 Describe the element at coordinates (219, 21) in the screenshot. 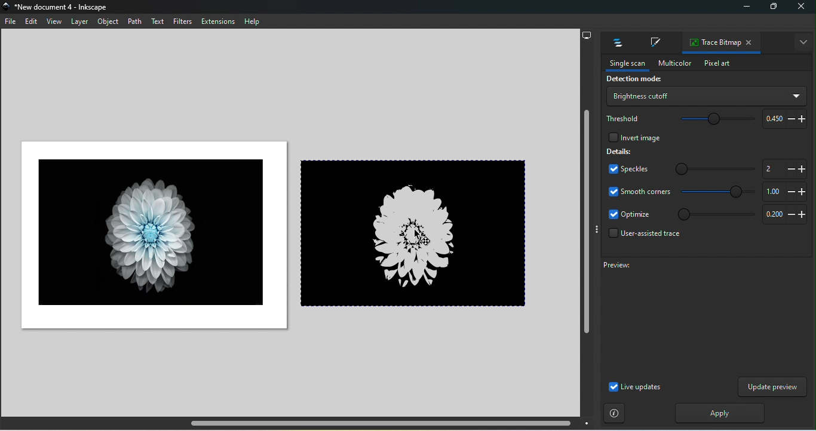

I see `Extensions` at that location.